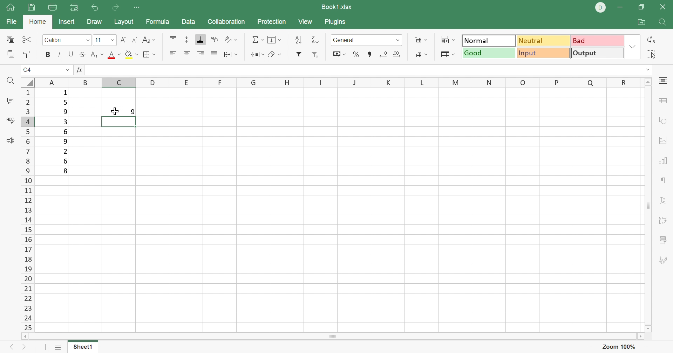  What do you see at coordinates (45, 348) in the screenshot?
I see `Add sheet` at bounding box center [45, 348].